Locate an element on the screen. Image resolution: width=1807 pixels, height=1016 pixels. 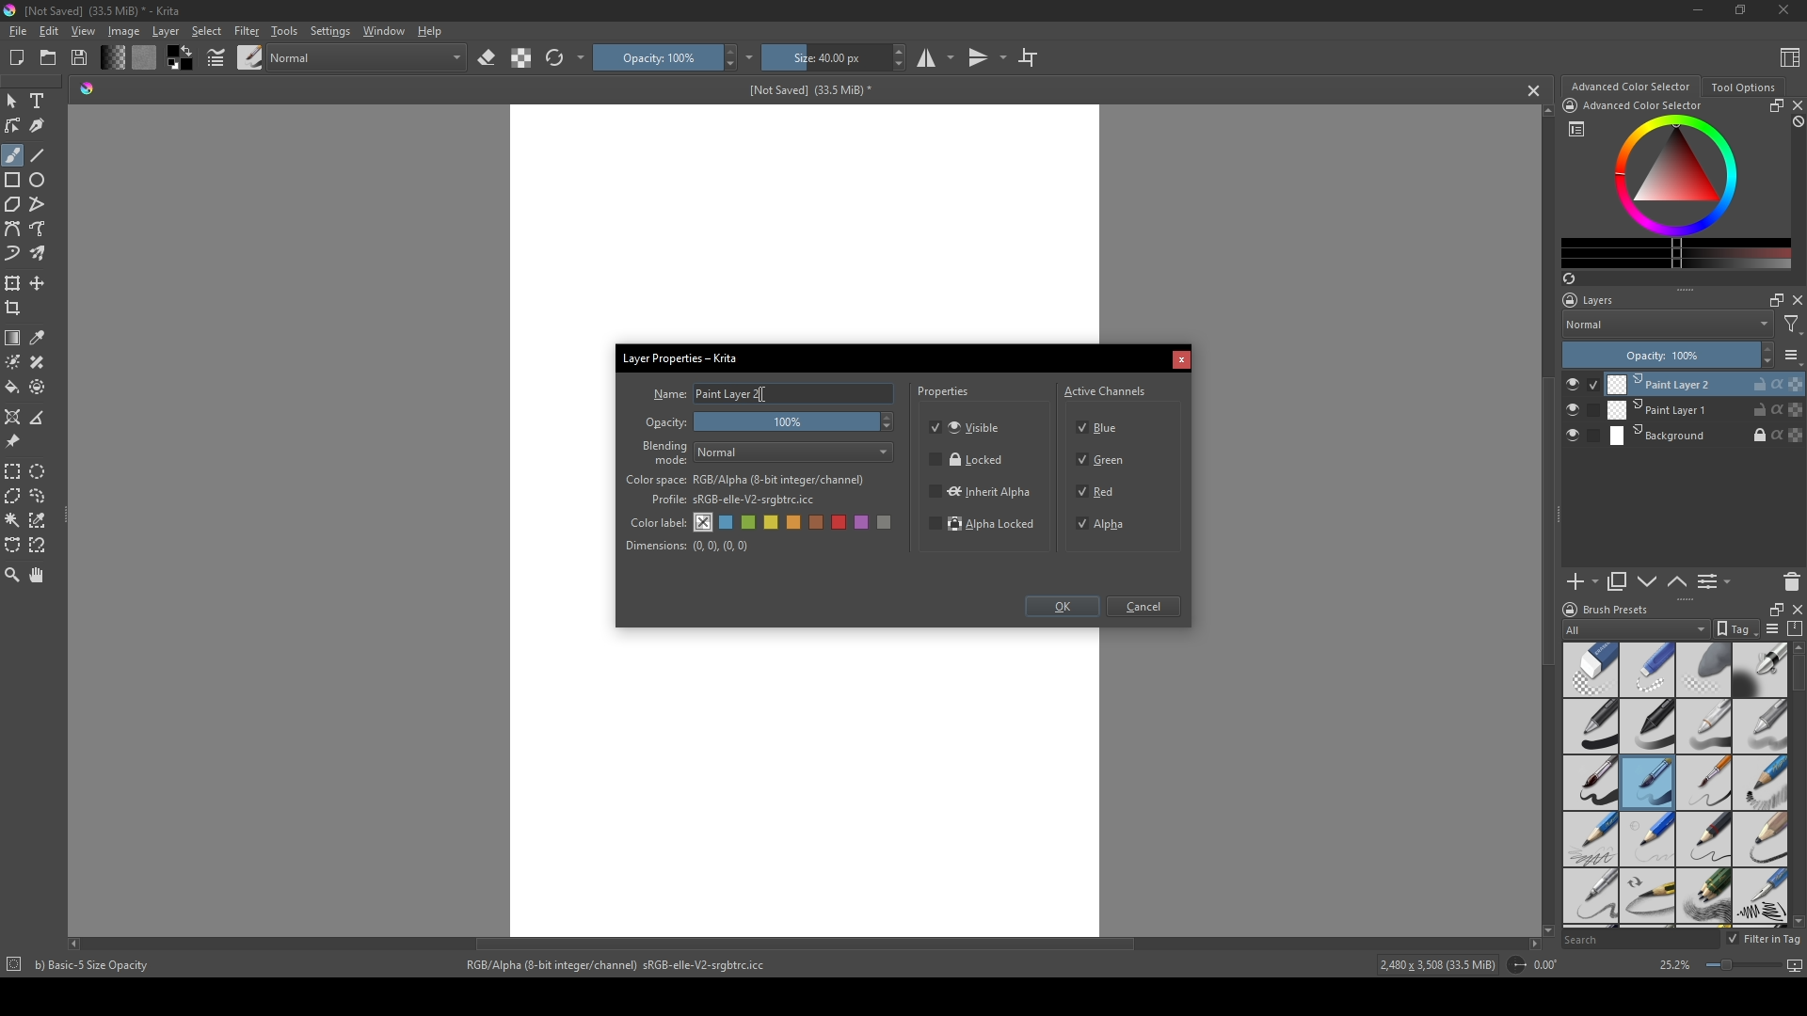
normal is located at coordinates (366, 56).